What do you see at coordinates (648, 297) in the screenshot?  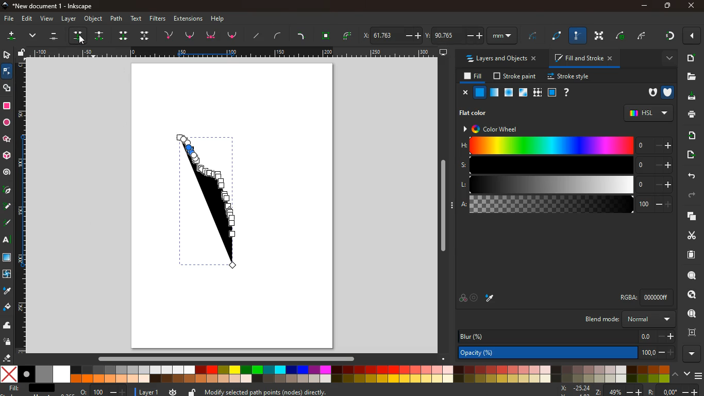 I see `rgba` at bounding box center [648, 297].